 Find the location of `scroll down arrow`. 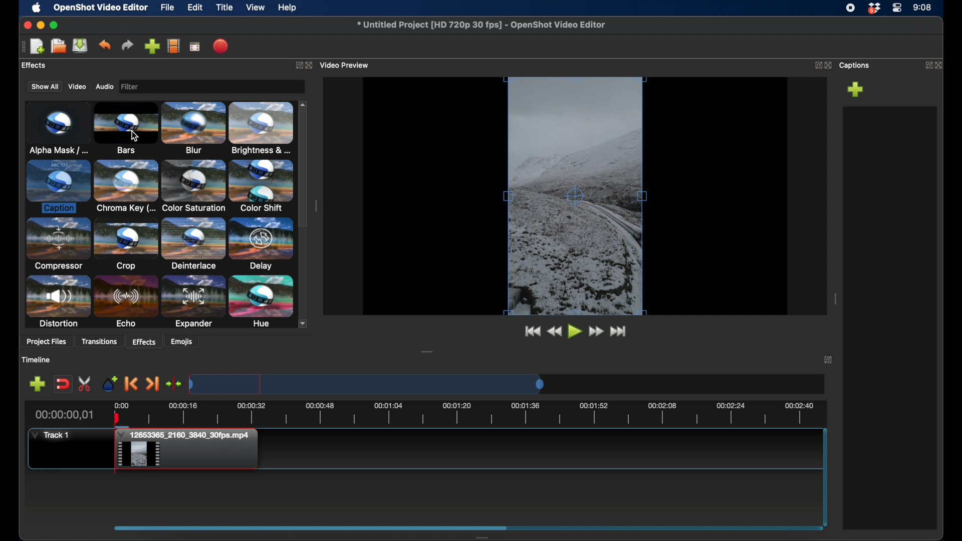

scroll down arrow is located at coordinates (306, 323).